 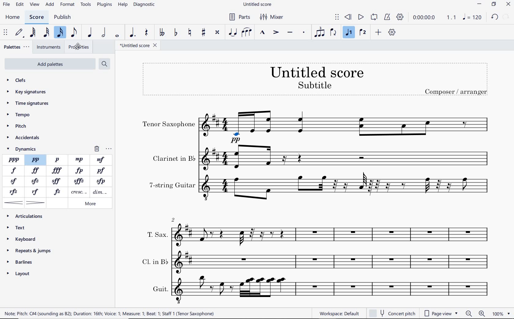 I want to click on 32ND NOTE, so click(x=46, y=33).